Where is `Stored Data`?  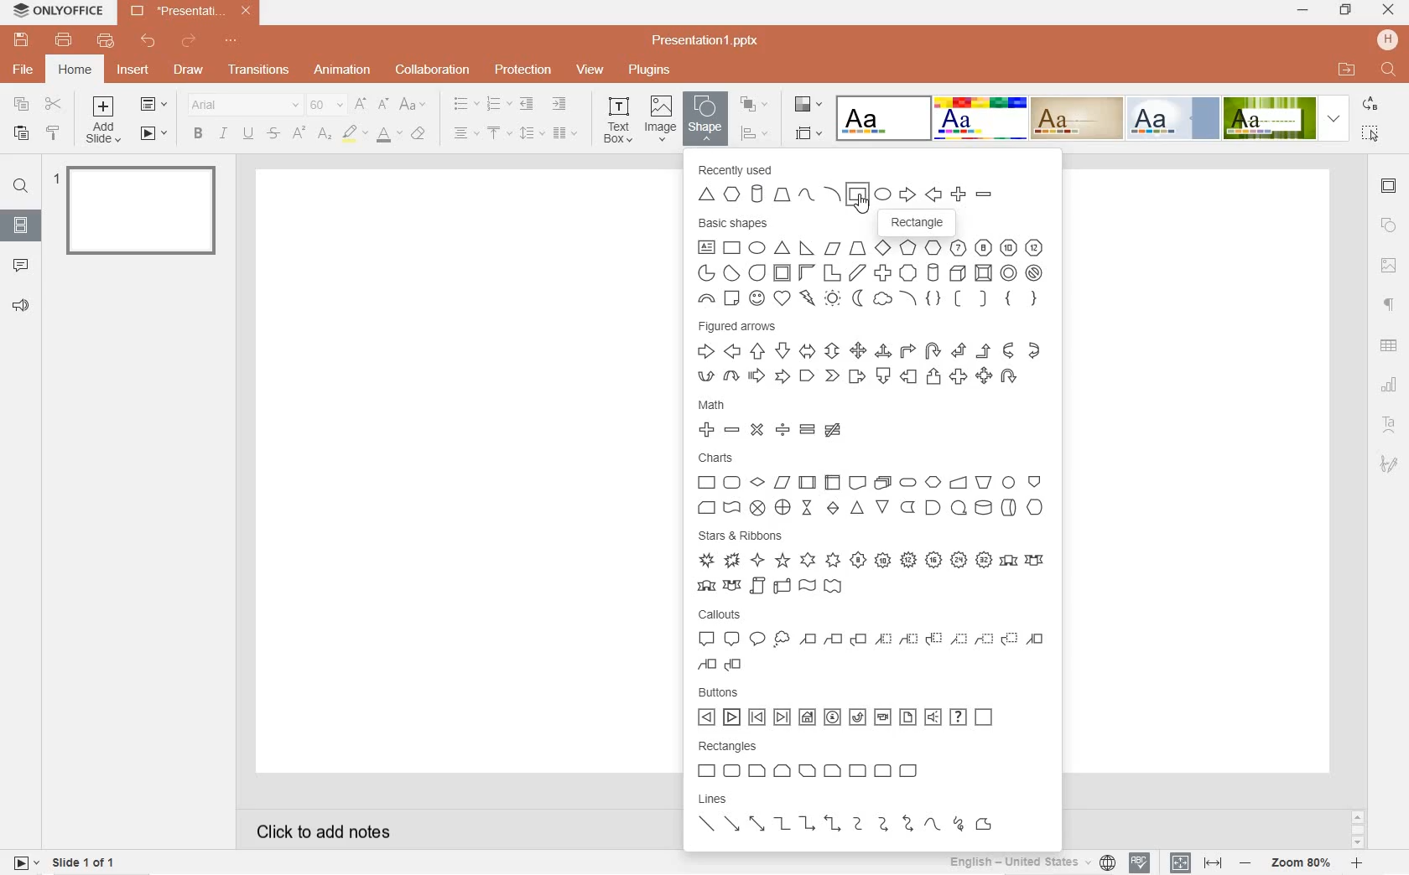
Stored Data is located at coordinates (908, 506).